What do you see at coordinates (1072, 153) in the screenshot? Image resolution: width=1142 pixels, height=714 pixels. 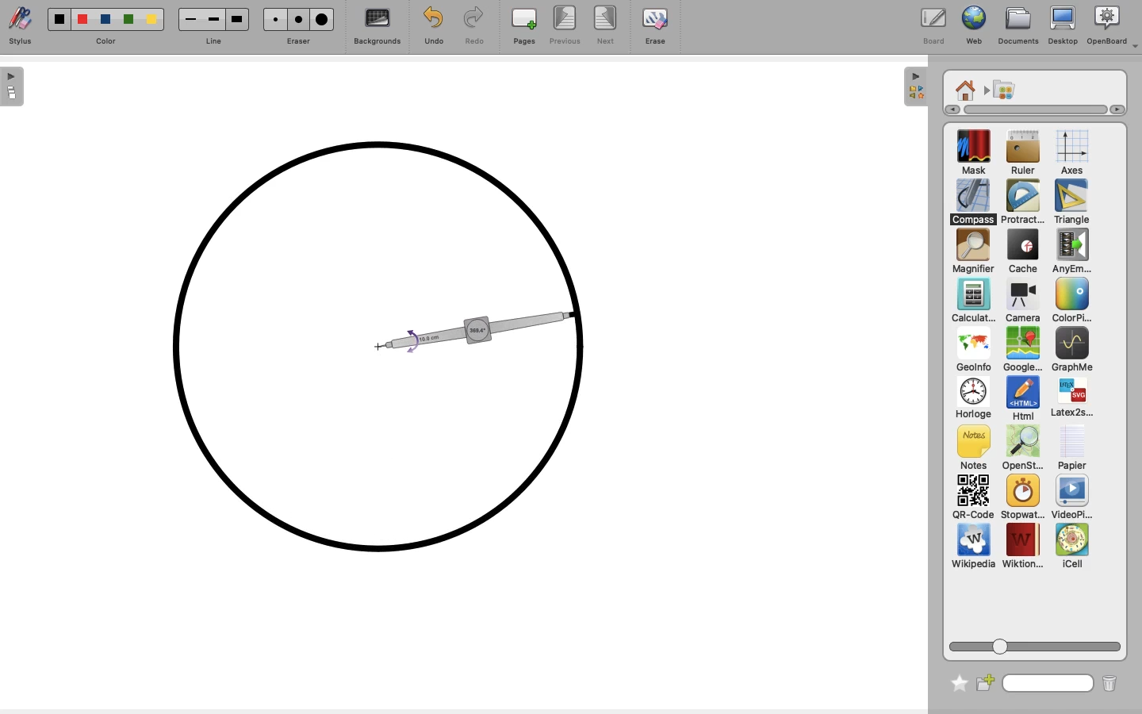 I see `Axes` at bounding box center [1072, 153].